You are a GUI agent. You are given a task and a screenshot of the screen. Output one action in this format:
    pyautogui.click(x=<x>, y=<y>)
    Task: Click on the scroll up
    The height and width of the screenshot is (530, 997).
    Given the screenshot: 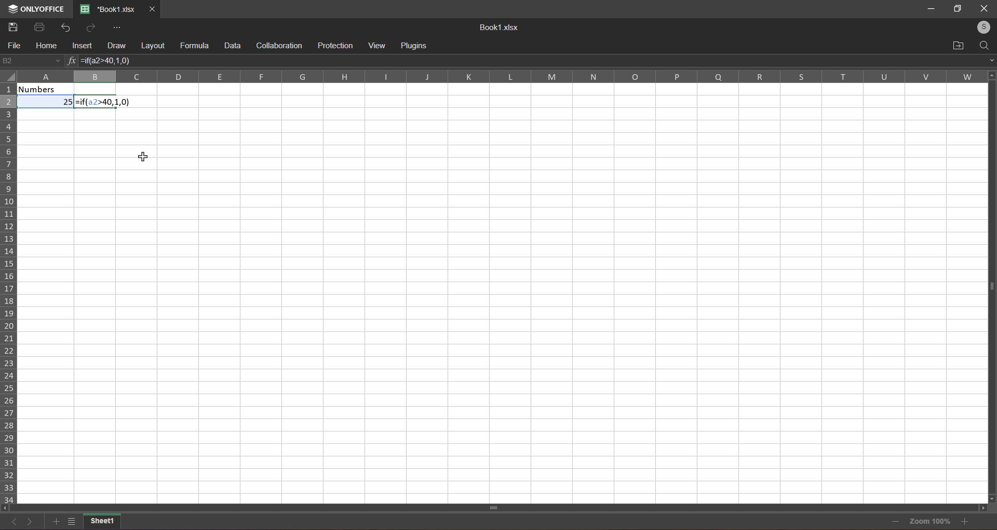 What is the action you would take?
    pyautogui.click(x=989, y=75)
    